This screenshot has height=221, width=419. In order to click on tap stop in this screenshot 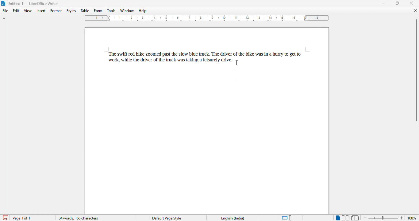, I will do `click(4, 19)`.